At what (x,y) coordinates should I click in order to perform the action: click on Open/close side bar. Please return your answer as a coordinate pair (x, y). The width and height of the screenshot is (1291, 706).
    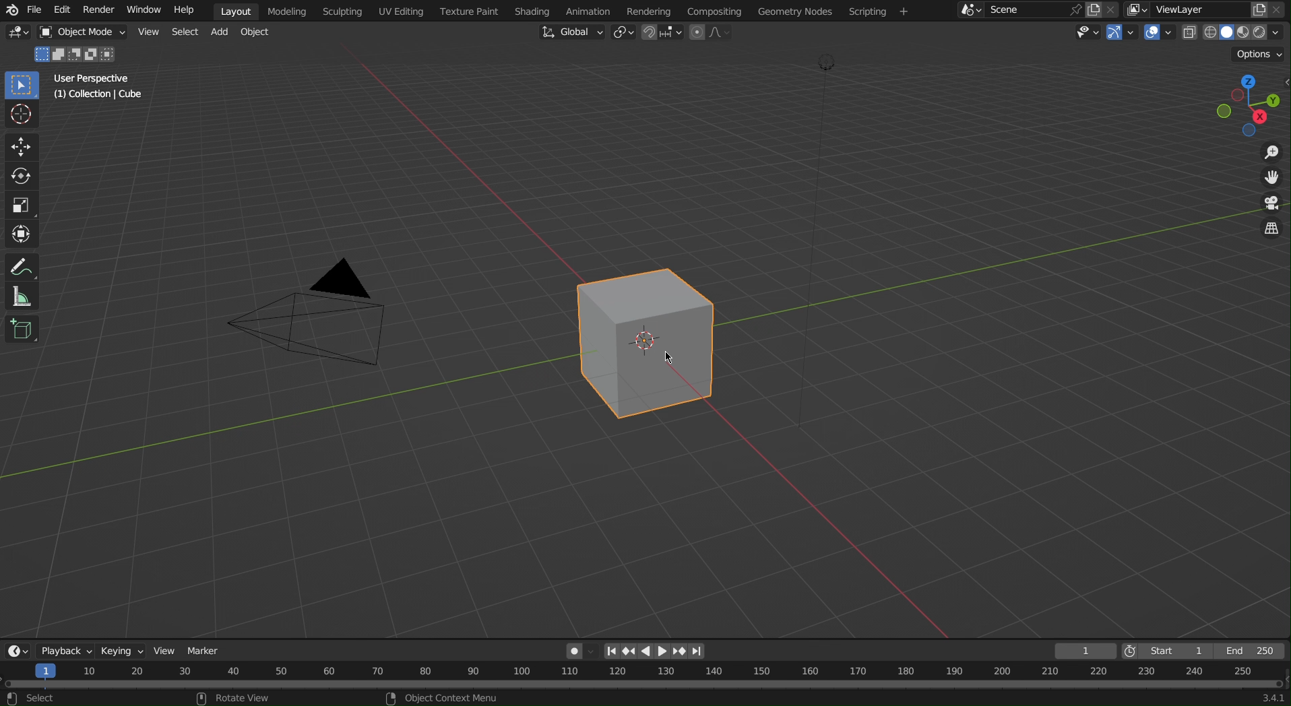
    Looking at the image, I should click on (1283, 94).